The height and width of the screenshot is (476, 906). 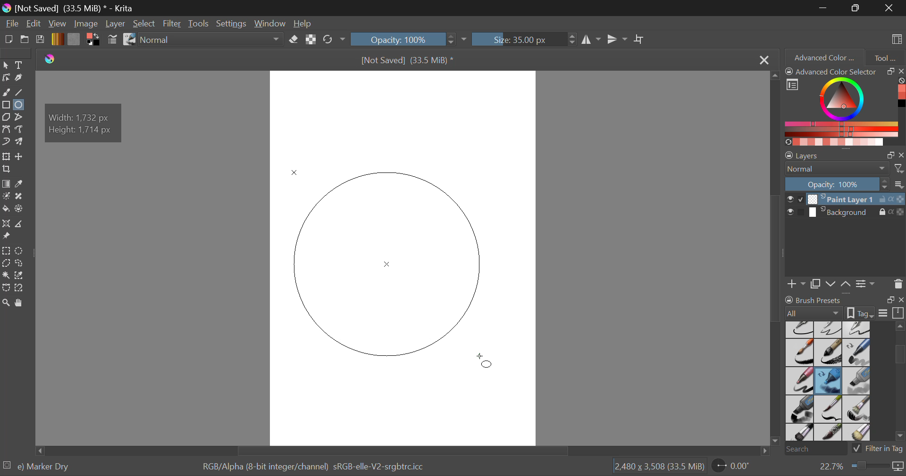 What do you see at coordinates (895, 38) in the screenshot?
I see `Choose Workspace` at bounding box center [895, 38].